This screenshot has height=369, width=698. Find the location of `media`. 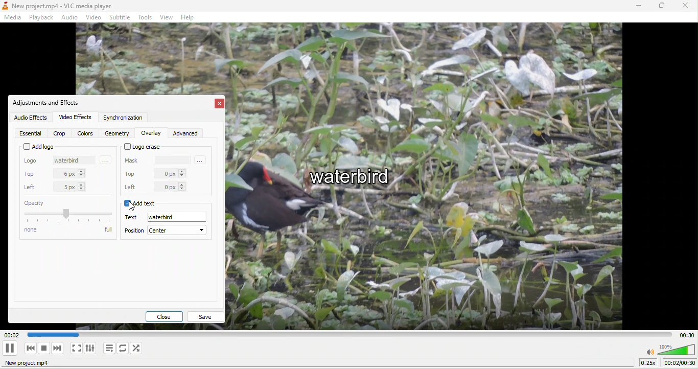

media is located at coordinates (12, 18).